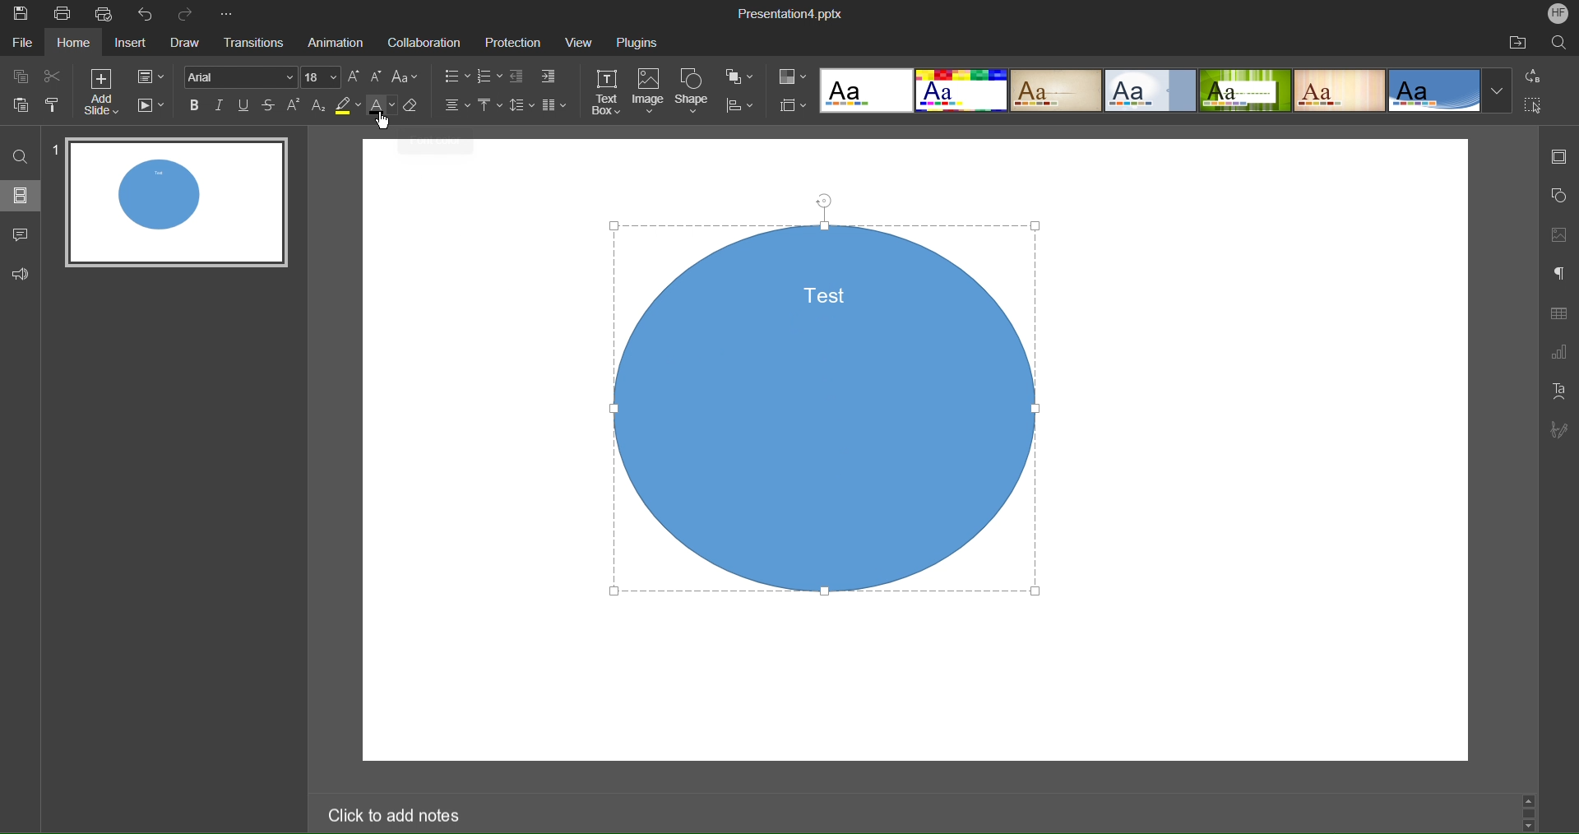  Describe the element at coordinates (223, 108) in the screenshot. I see `Italic` at that location.